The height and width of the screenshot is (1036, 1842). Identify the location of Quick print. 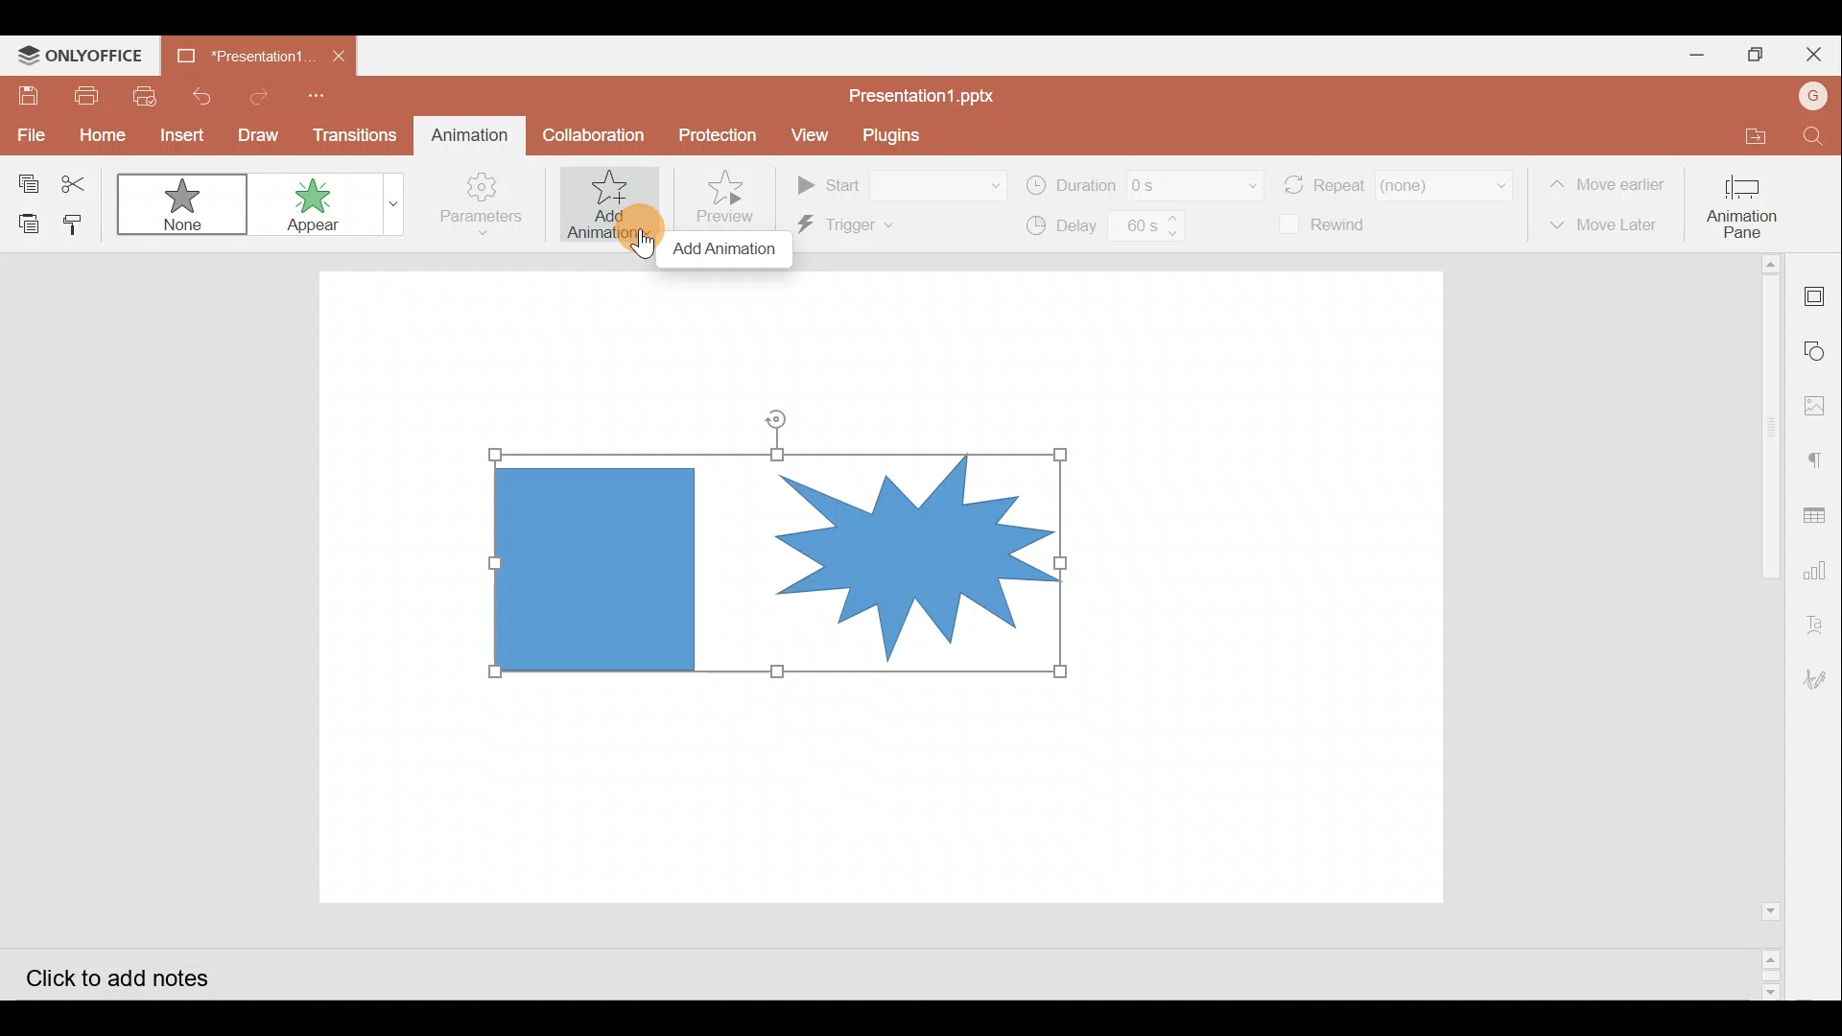
(145, 94).